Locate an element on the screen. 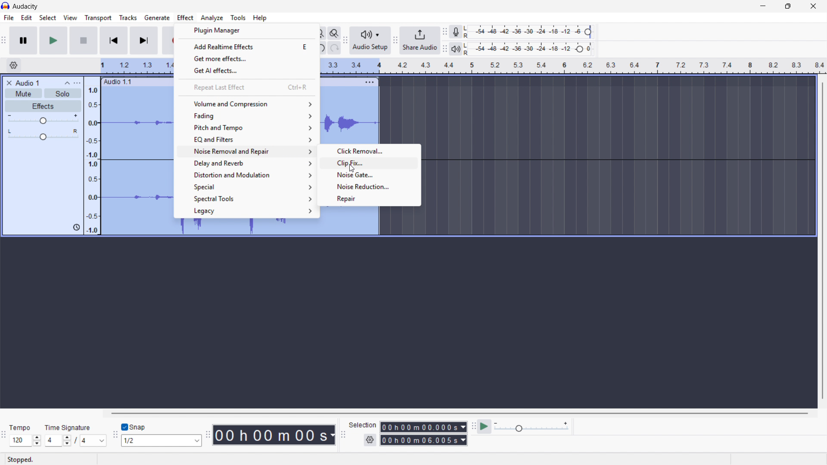  Play  is located at coordinates (53, 40).